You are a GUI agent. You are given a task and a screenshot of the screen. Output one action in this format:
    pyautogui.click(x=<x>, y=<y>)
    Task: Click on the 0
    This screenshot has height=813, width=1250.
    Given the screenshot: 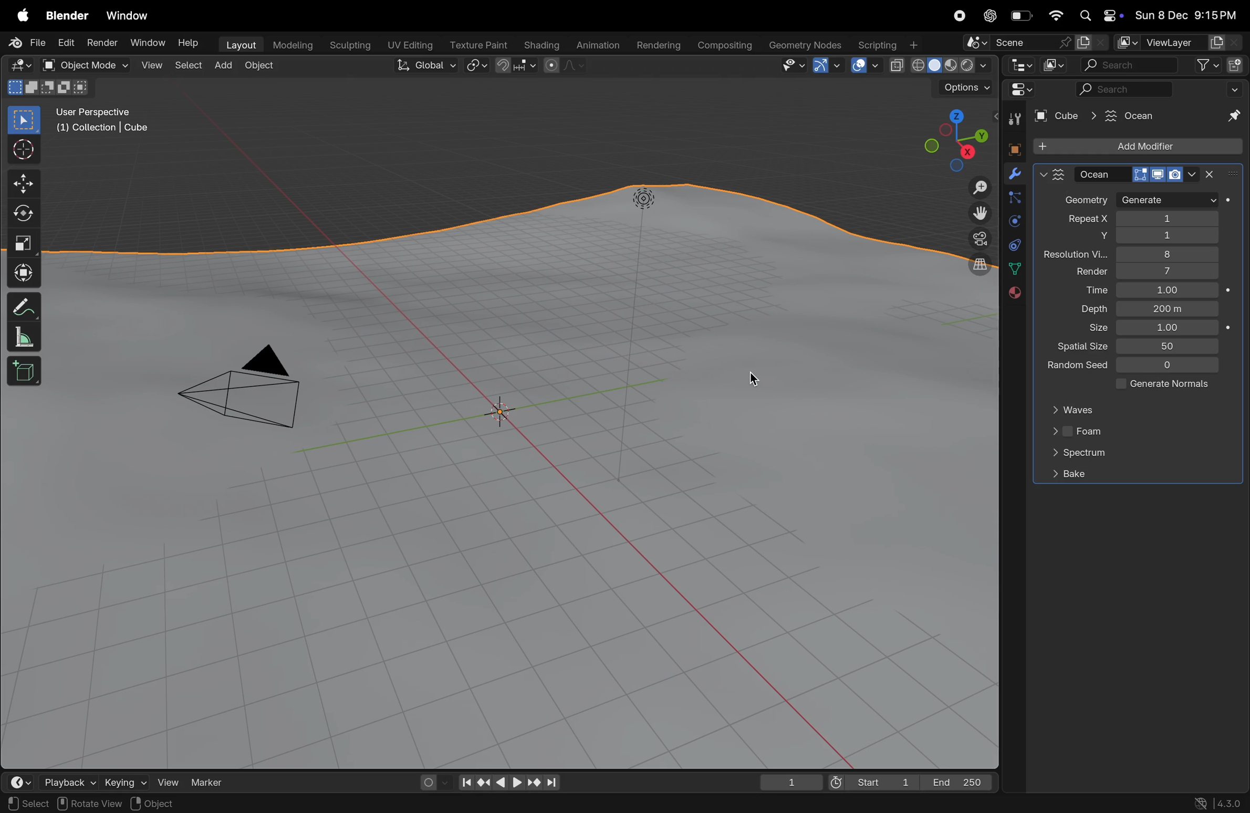 What is the action you would take?
    pyautogui.click(x=1169, y=367)
    